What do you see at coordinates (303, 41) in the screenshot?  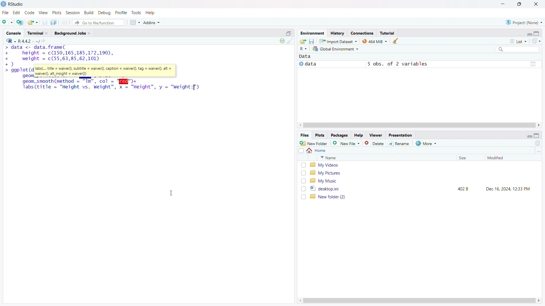 I see `load workspace` at bounding box center [303, 41].